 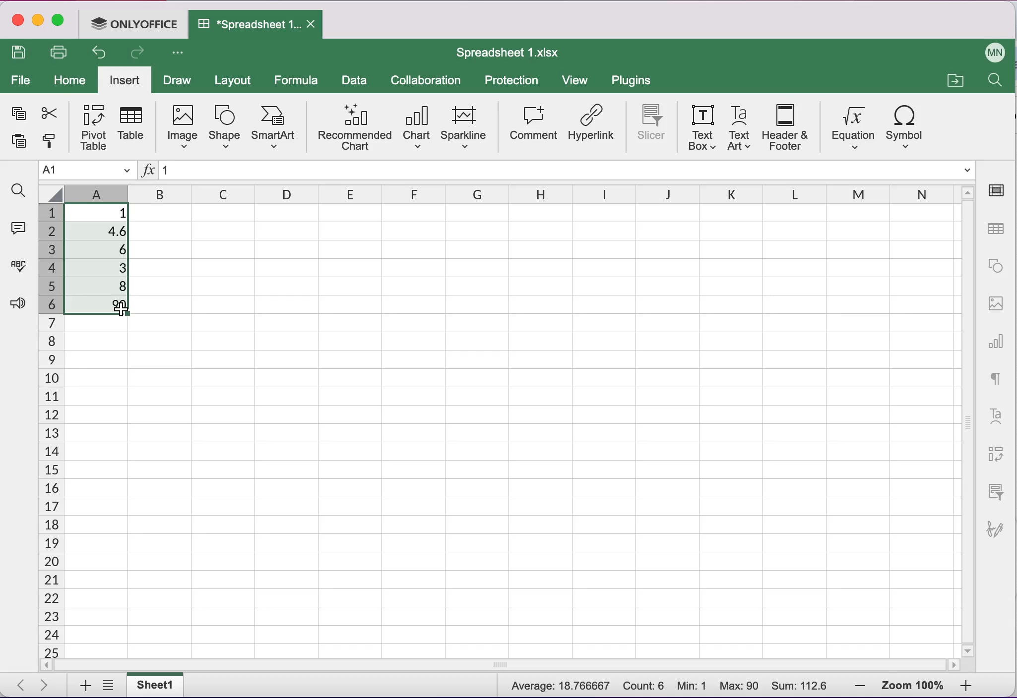 What do you see at coordinates (59, 23) in the screenshot?
I see `maximize` at bounding box center [59, 23].